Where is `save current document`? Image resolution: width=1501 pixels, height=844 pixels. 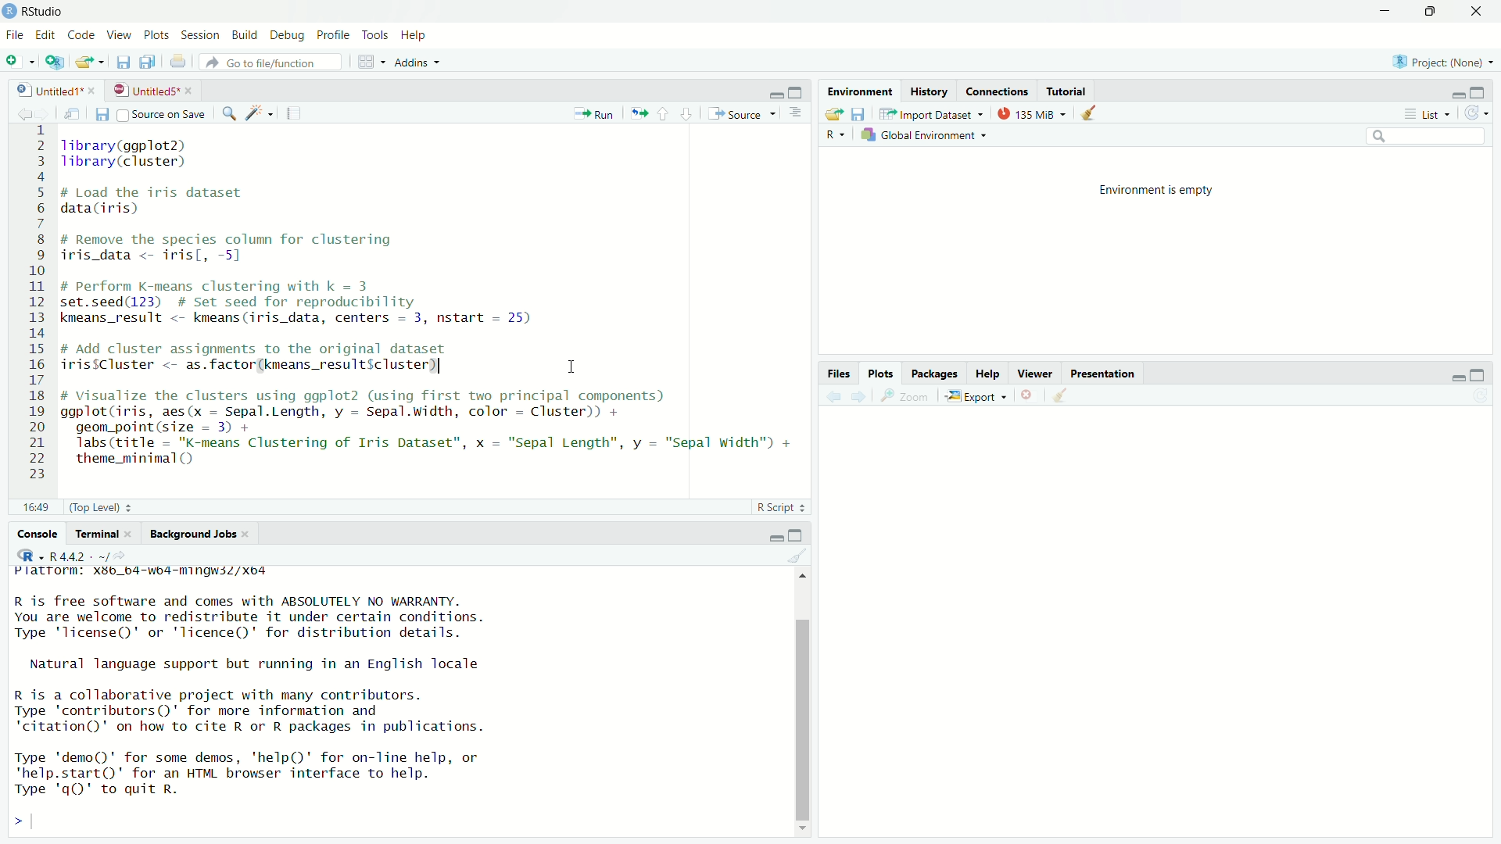 save current document is located at coordinates (100, 113).